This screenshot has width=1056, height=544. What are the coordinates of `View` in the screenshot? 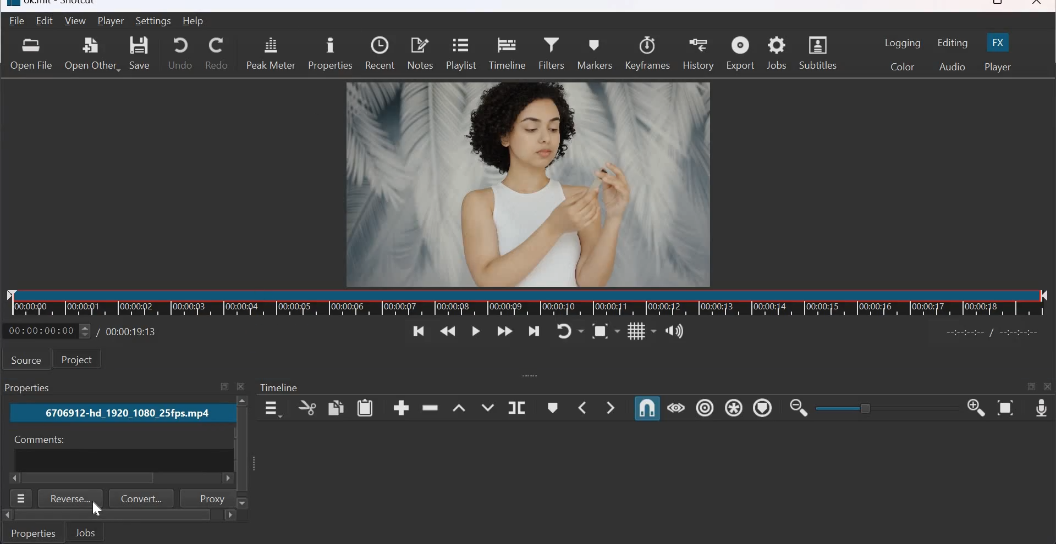 It's located at (75, 20).